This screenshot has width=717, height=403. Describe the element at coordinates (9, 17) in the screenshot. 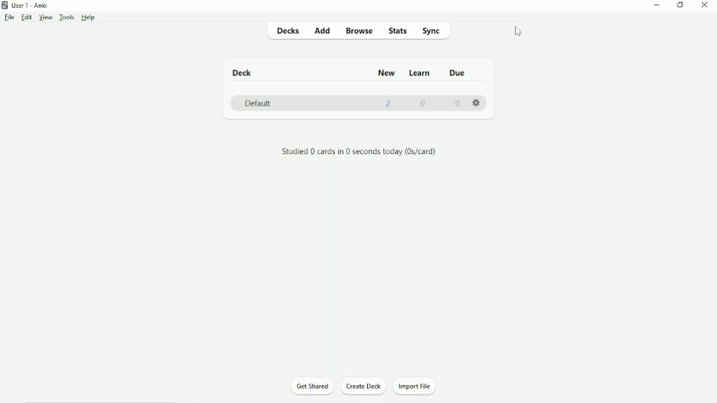

I see `File` at that location.